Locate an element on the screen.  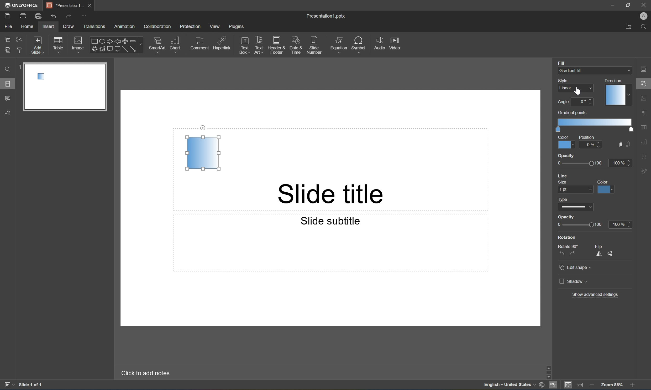
Click to add notes is located at coordinates (147, 373).